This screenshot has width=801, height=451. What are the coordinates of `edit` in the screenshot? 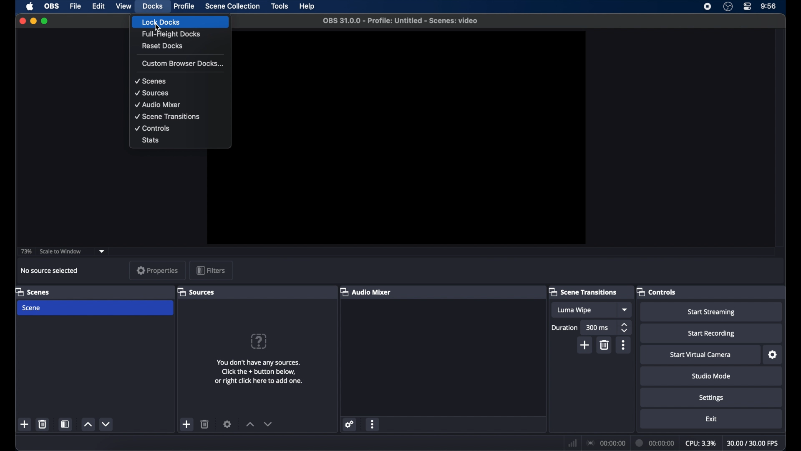 It's located at (98, 6).